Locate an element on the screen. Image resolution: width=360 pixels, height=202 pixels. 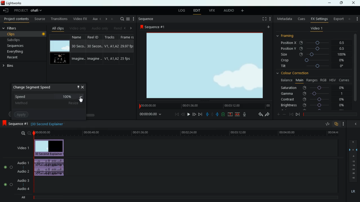
edit is located at coordinates (197, 10).